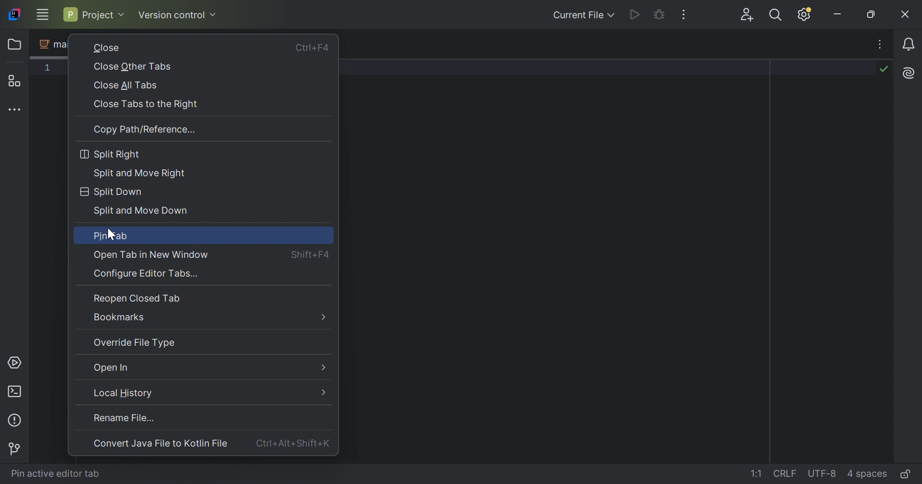 The width and height of the screenshot is (922, 484). I want to click on Shift+F4, so click(311, 254).